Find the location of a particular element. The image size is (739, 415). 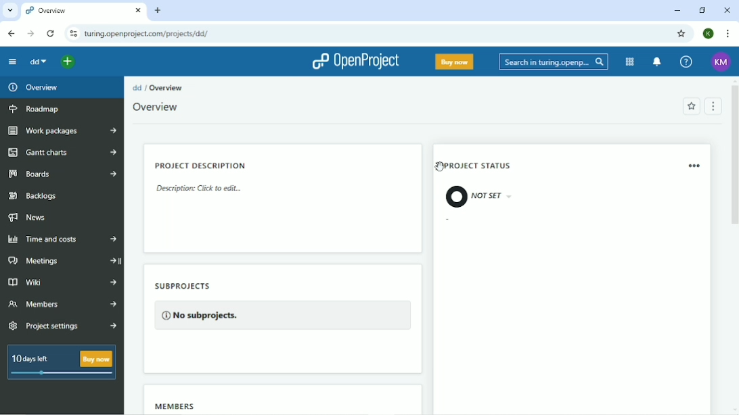

Subprojects is located at coordinates (282, 307).